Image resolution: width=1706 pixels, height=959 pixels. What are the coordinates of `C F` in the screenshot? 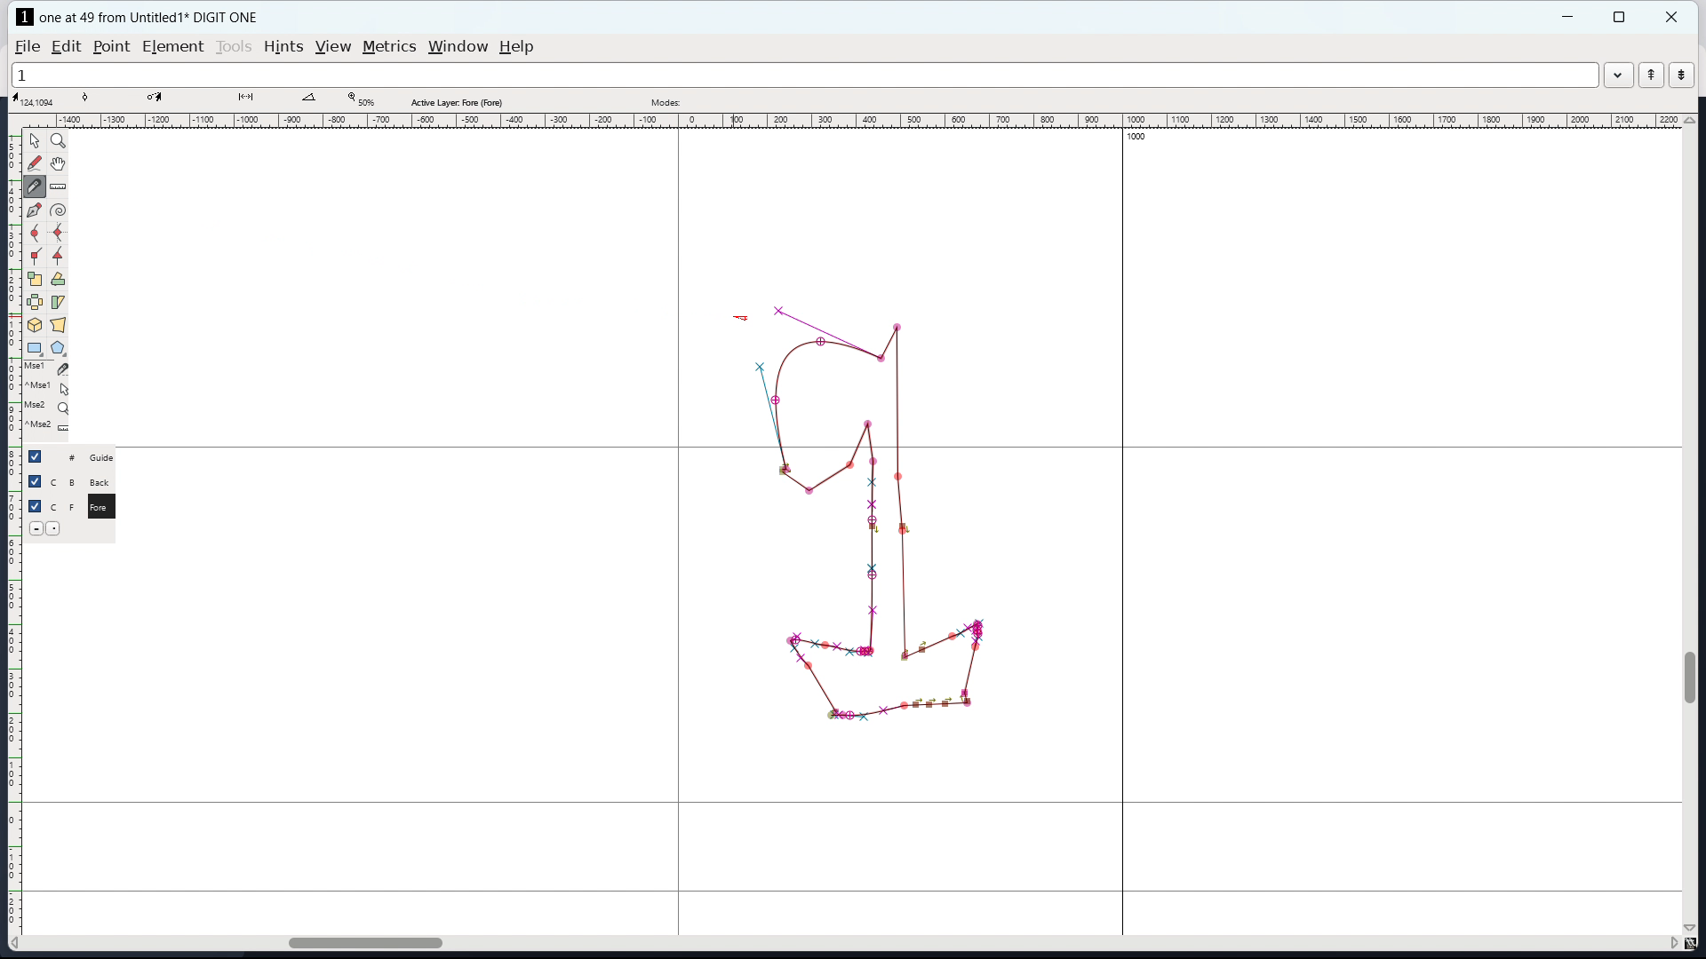 It's located at (62, 504).